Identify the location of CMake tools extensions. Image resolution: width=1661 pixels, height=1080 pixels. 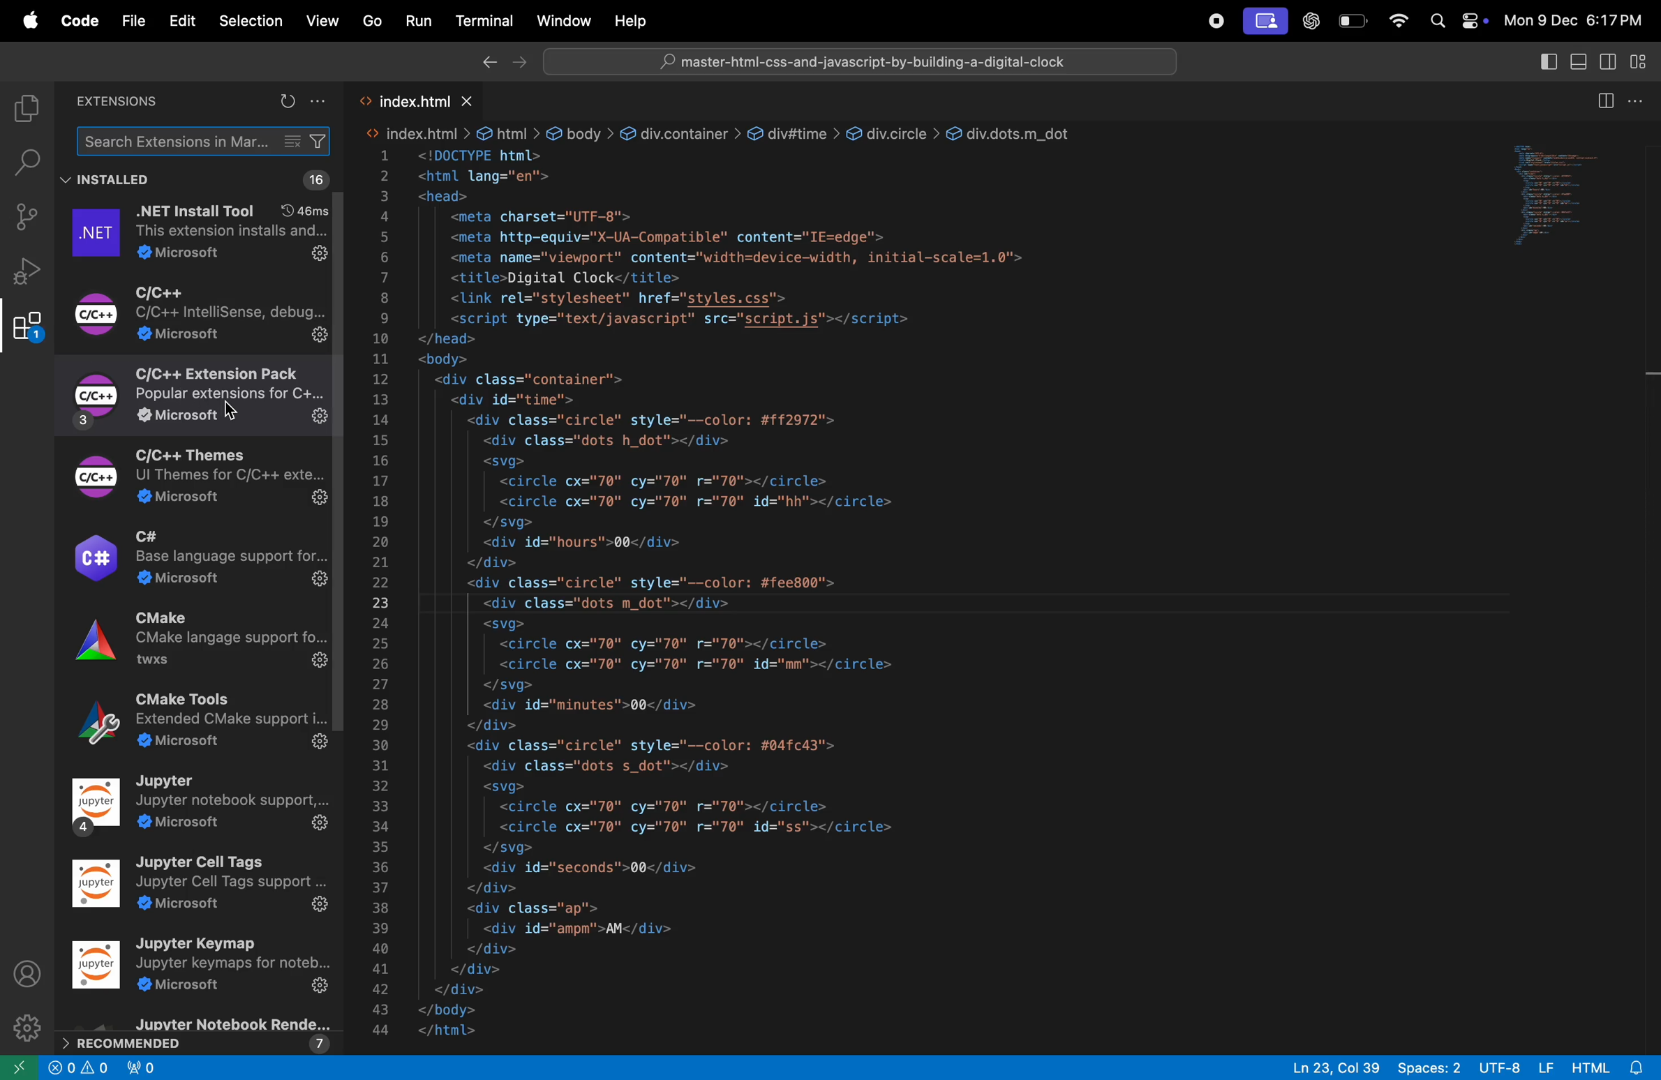
(197, 724).